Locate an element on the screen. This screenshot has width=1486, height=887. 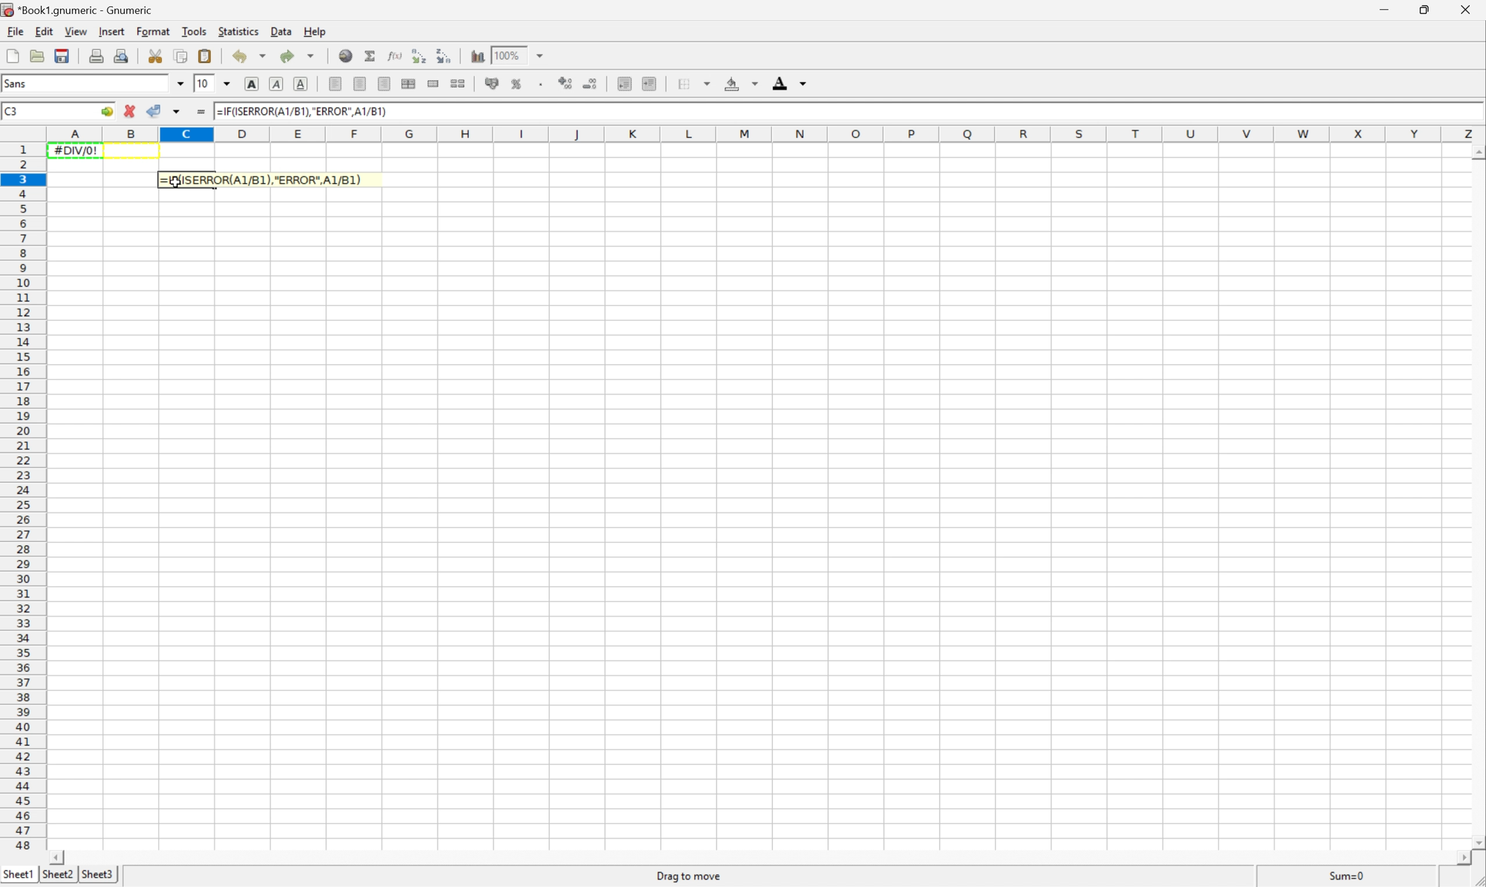
Column names is located at coordinates (764, 134).